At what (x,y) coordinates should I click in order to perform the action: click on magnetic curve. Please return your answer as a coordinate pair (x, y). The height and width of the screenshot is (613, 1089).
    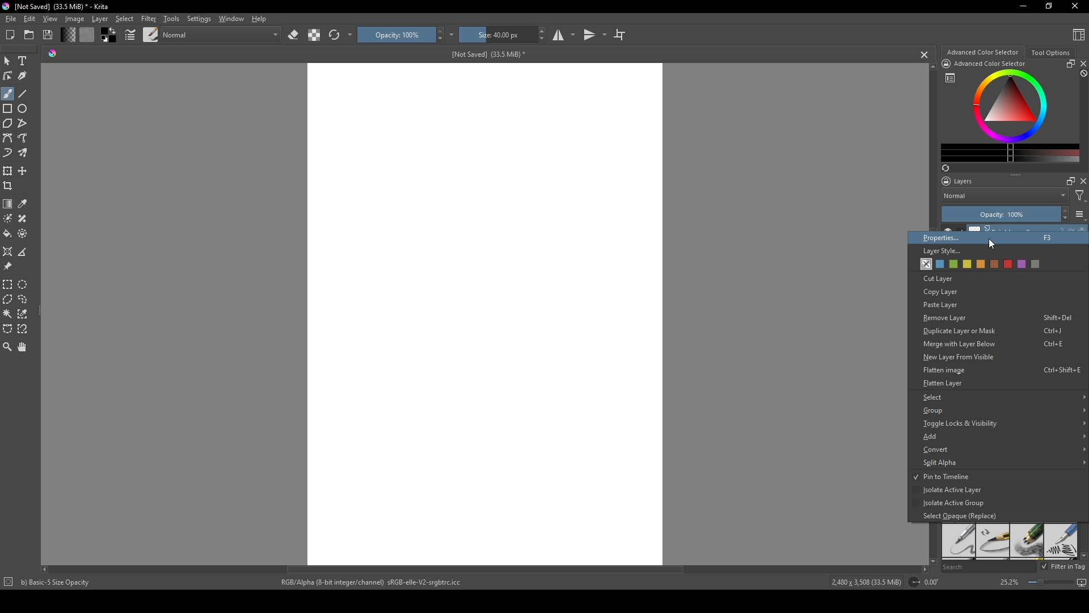
    Looking at the image, I should click on (24, 330).